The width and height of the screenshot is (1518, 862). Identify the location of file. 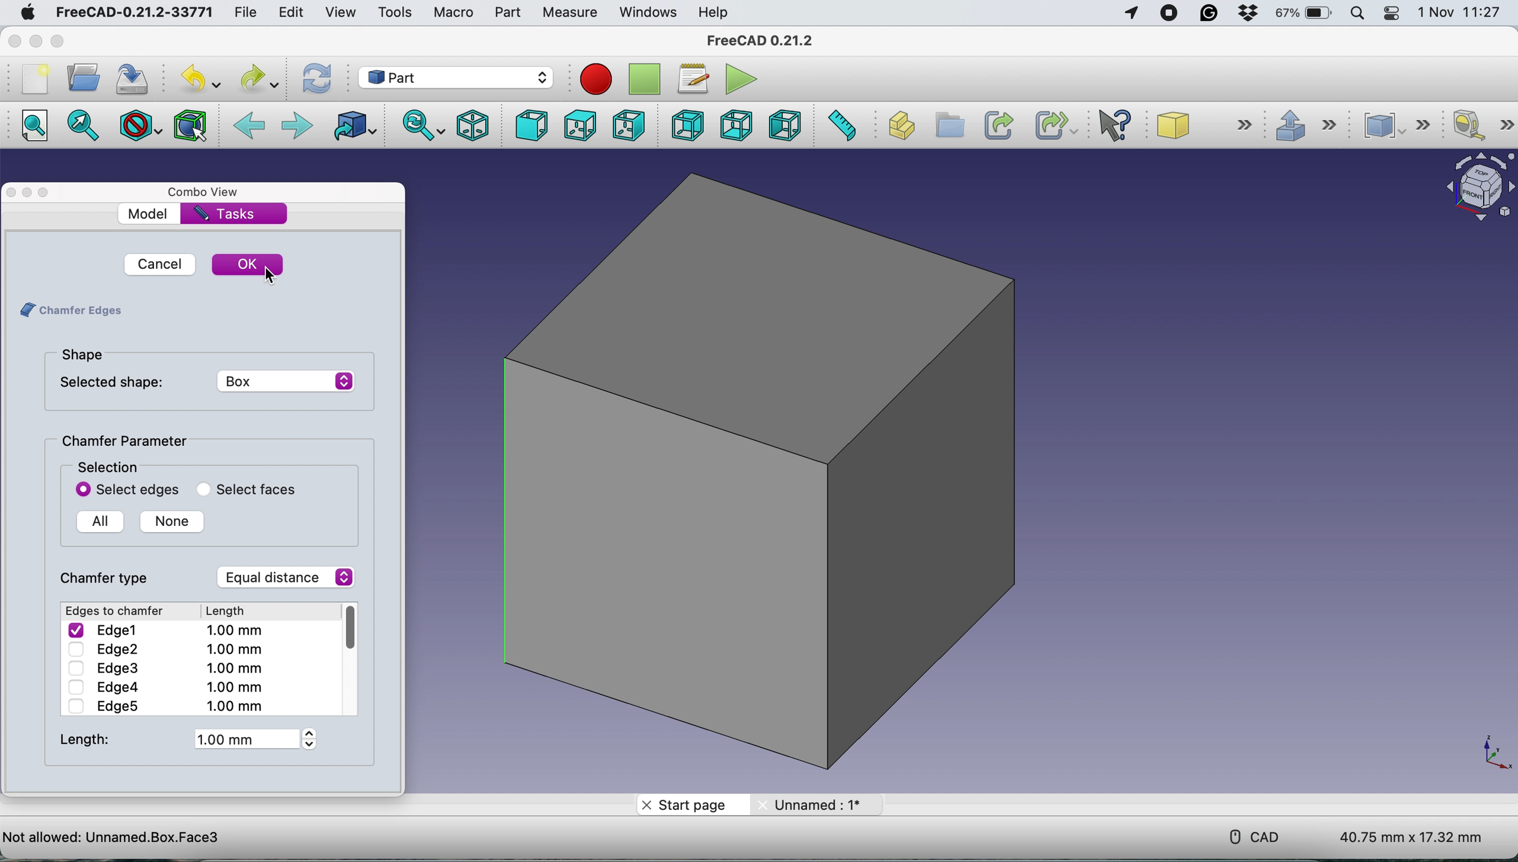
(243, 13).